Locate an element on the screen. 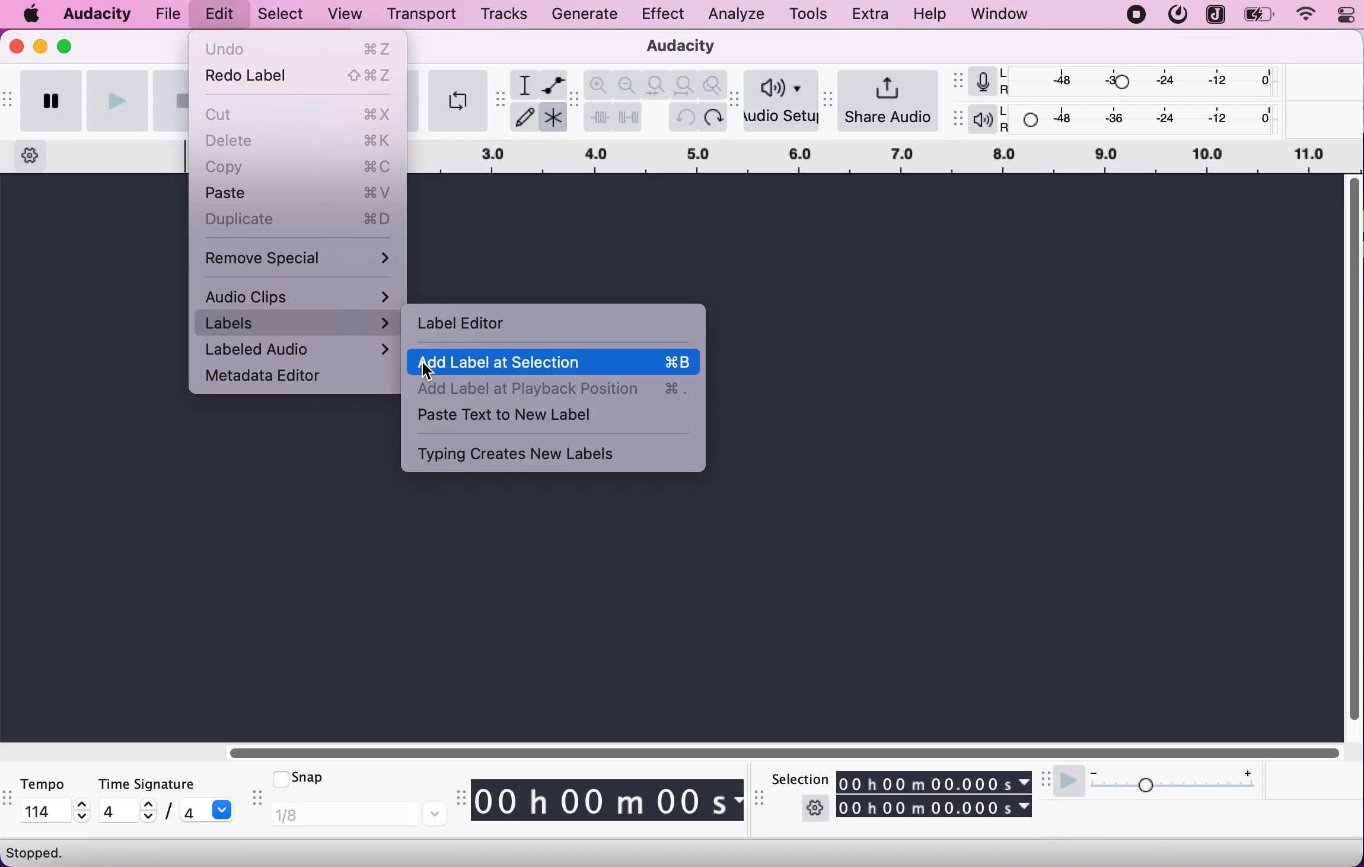  audacity transport toolbar is located at coordinates (8, 102).